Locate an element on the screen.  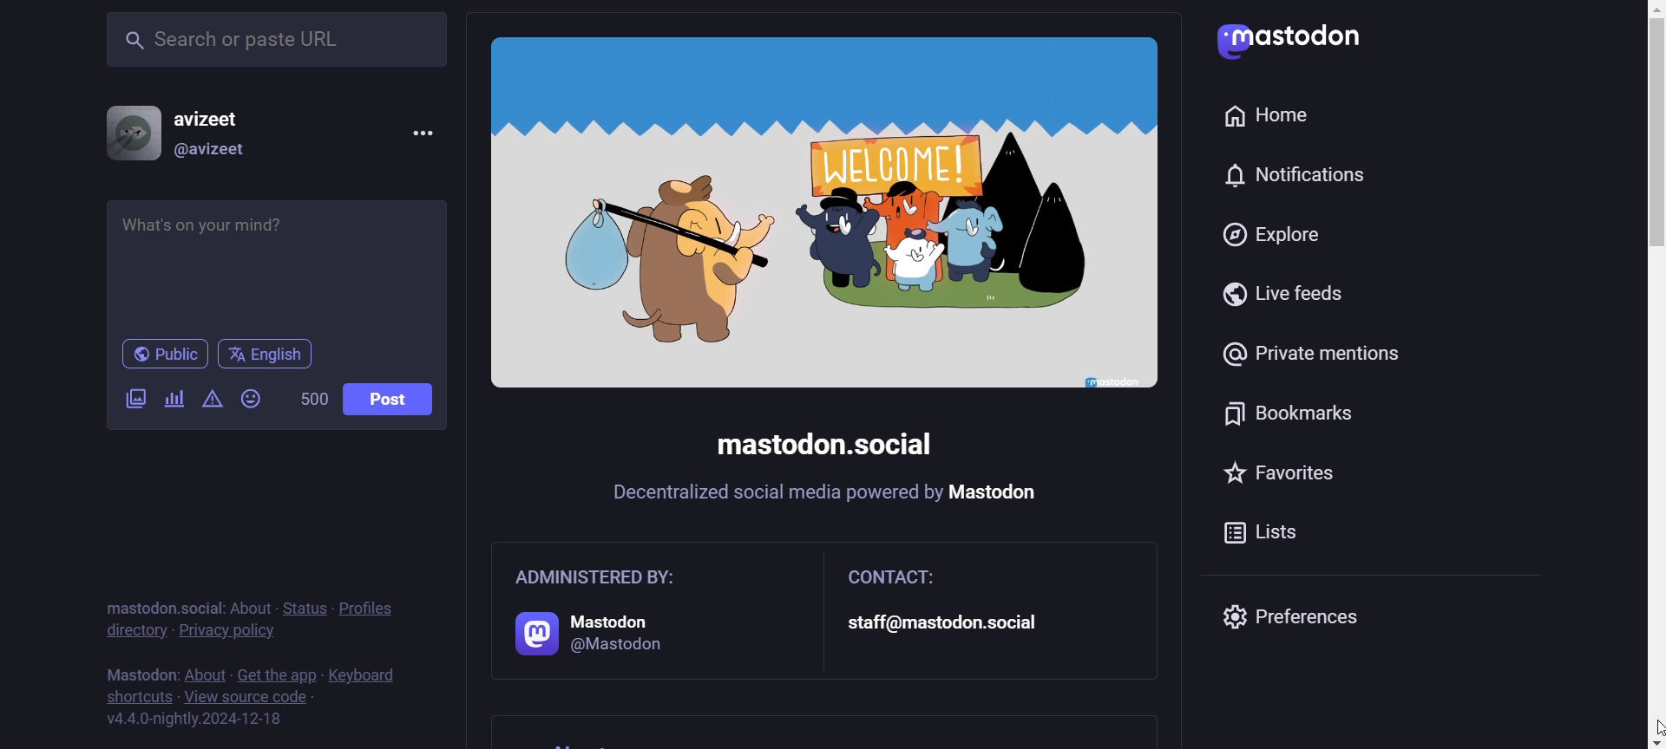
logo is located at coordinates (1289, 42).